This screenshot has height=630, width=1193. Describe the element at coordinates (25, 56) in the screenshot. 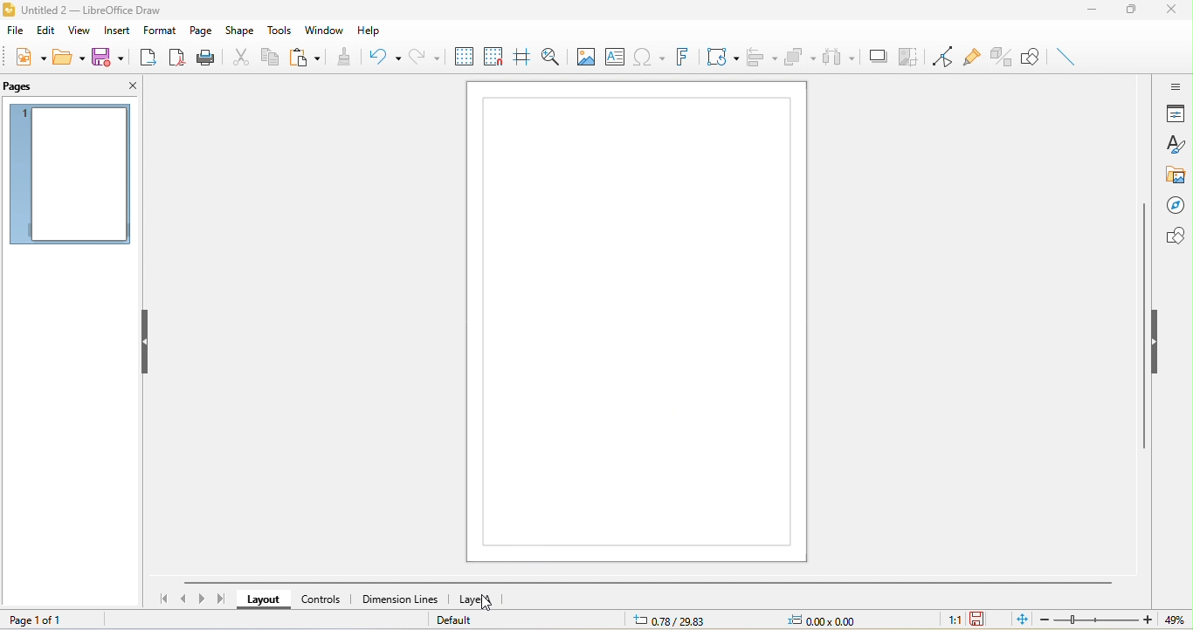

I see `new` at that location.